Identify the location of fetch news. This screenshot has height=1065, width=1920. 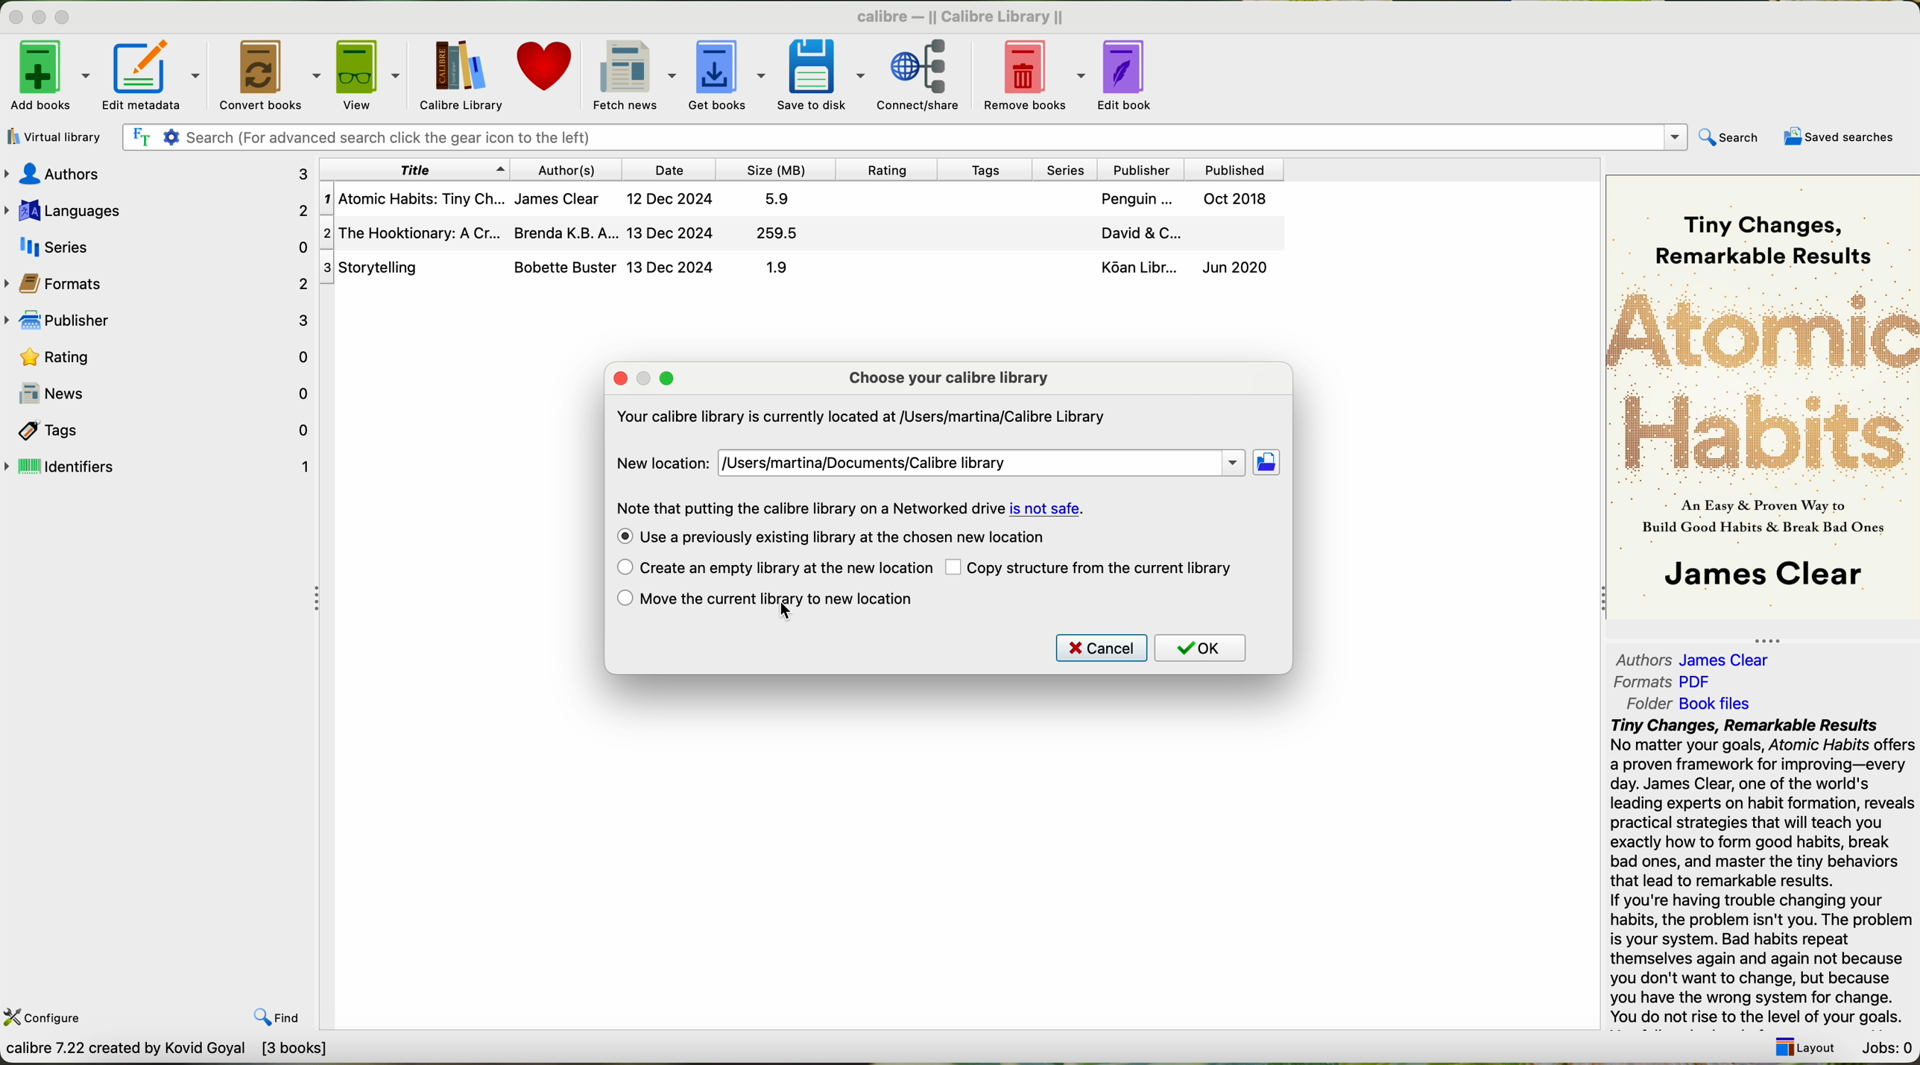
(631, 74).